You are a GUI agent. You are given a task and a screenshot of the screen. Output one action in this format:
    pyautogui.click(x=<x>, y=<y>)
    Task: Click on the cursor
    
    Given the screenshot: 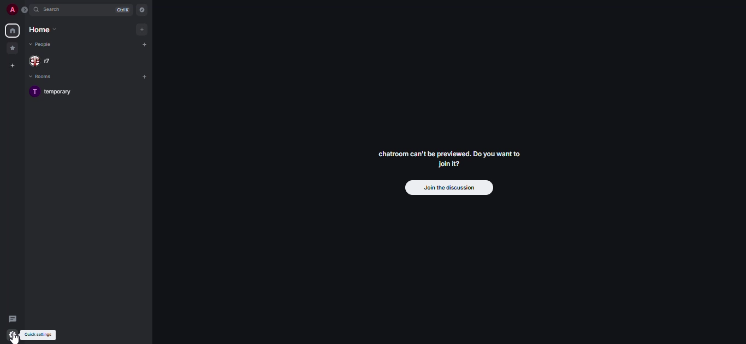 What is the action you would take?
    pyautogui.click(x=17, y=339)
    